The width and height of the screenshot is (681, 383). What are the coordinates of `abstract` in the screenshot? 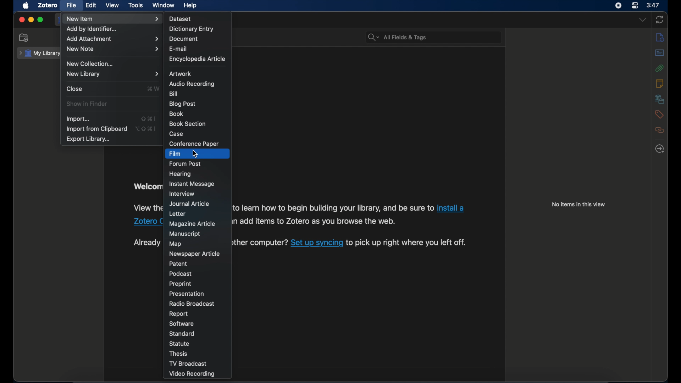 It's located at (660, 53).